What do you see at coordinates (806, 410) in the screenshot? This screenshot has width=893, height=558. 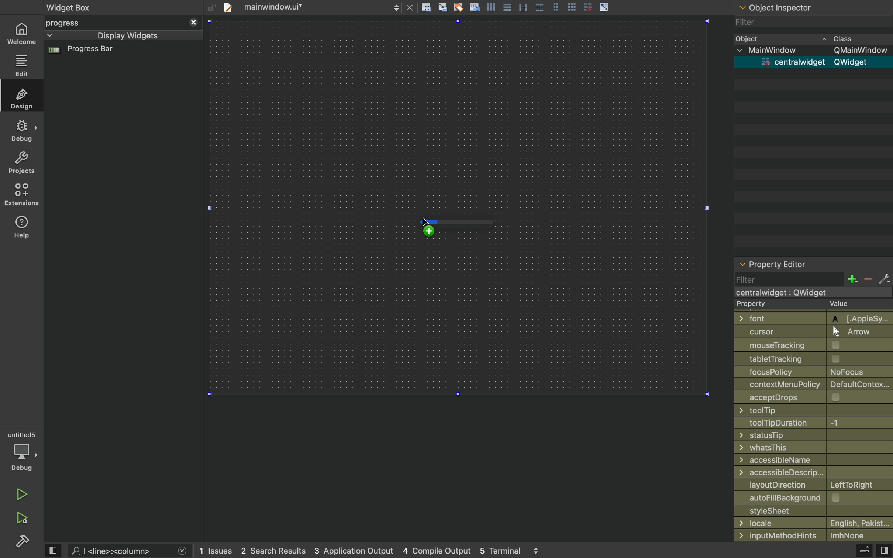 I see `tooltip` at bounding box center [806, 410].